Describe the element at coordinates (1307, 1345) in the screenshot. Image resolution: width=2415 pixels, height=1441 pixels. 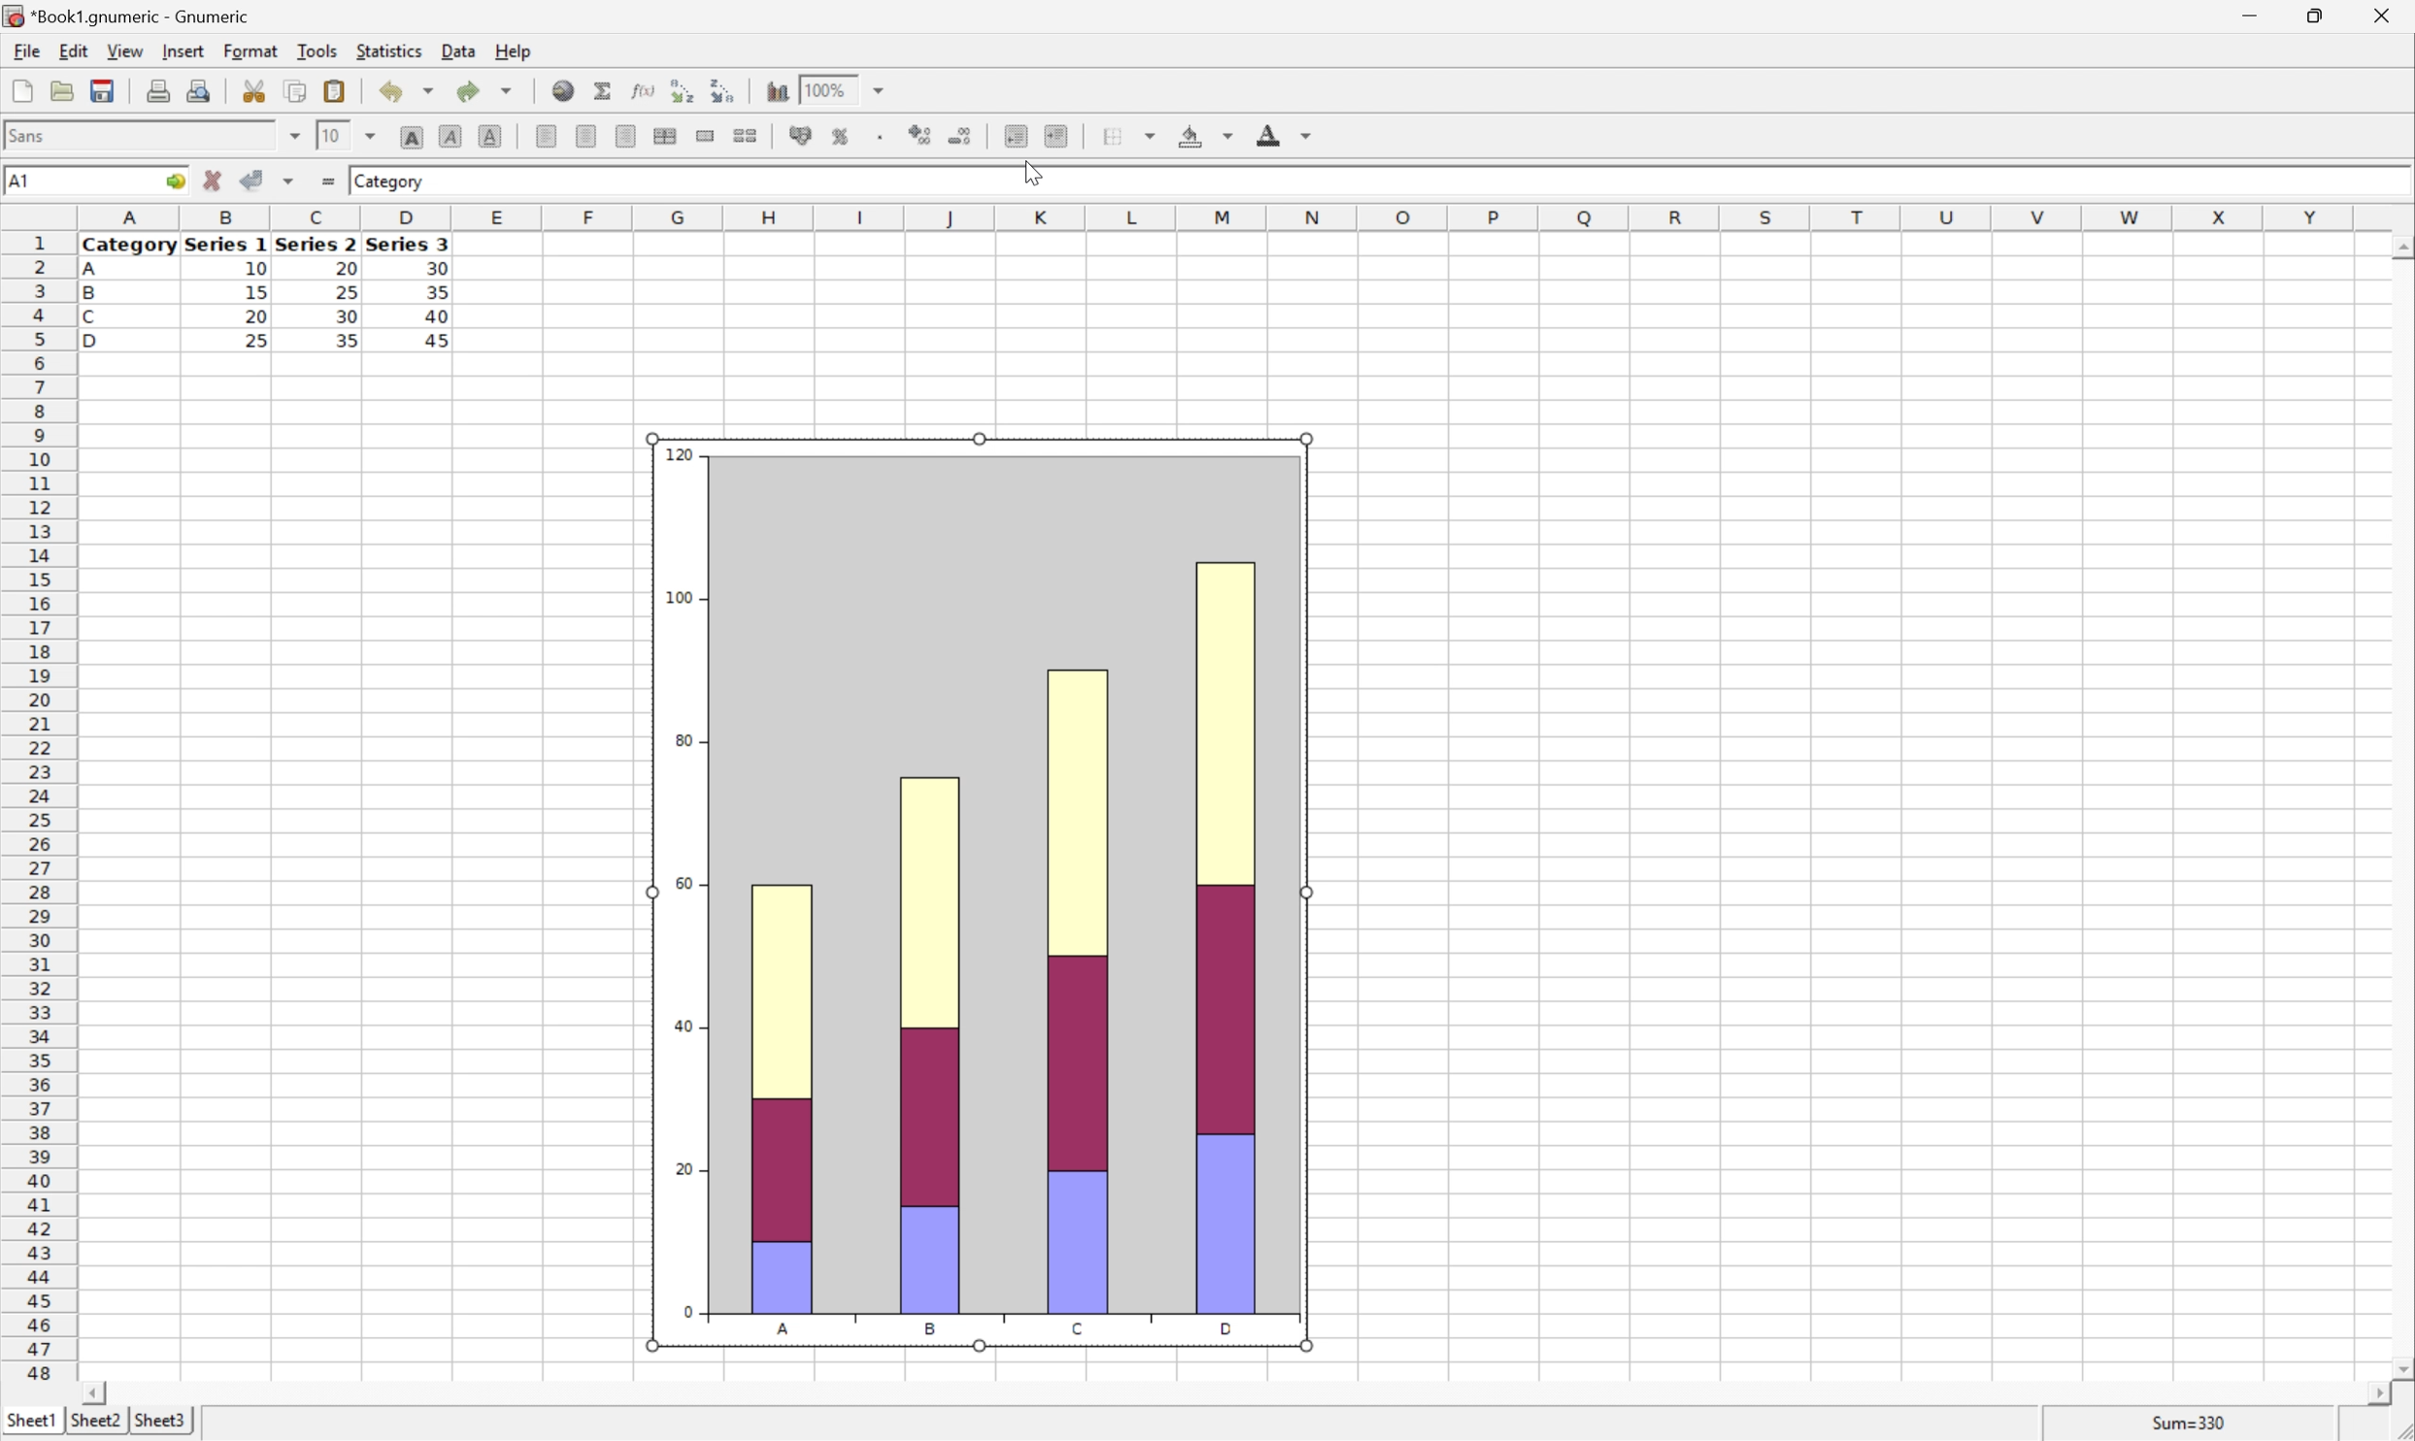
I see `cursor` at that location.